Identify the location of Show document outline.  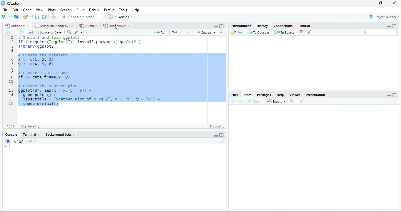
(222, 32).